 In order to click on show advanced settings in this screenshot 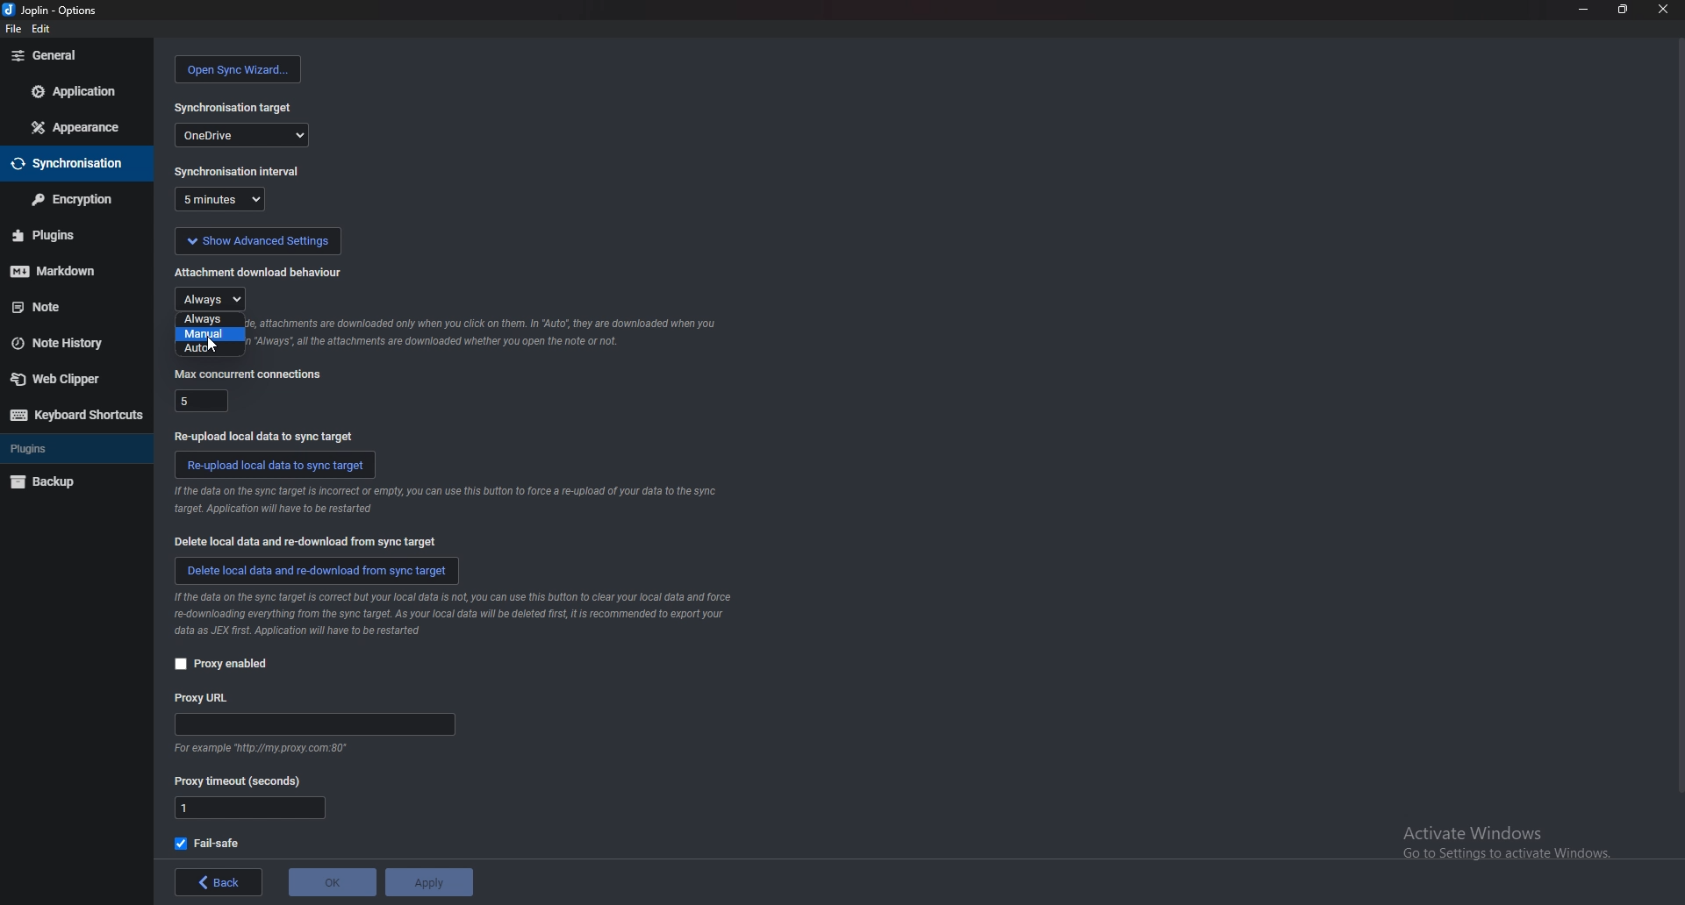, I will do `click(257, 241)`.